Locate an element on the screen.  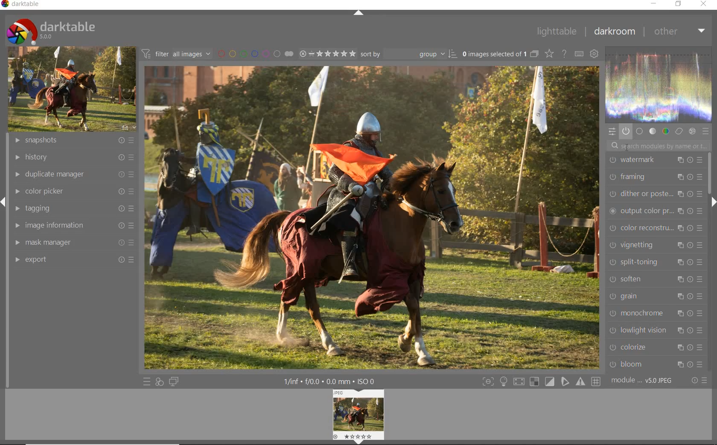
reset or presets & preferences is located at coordinates (699, 381).